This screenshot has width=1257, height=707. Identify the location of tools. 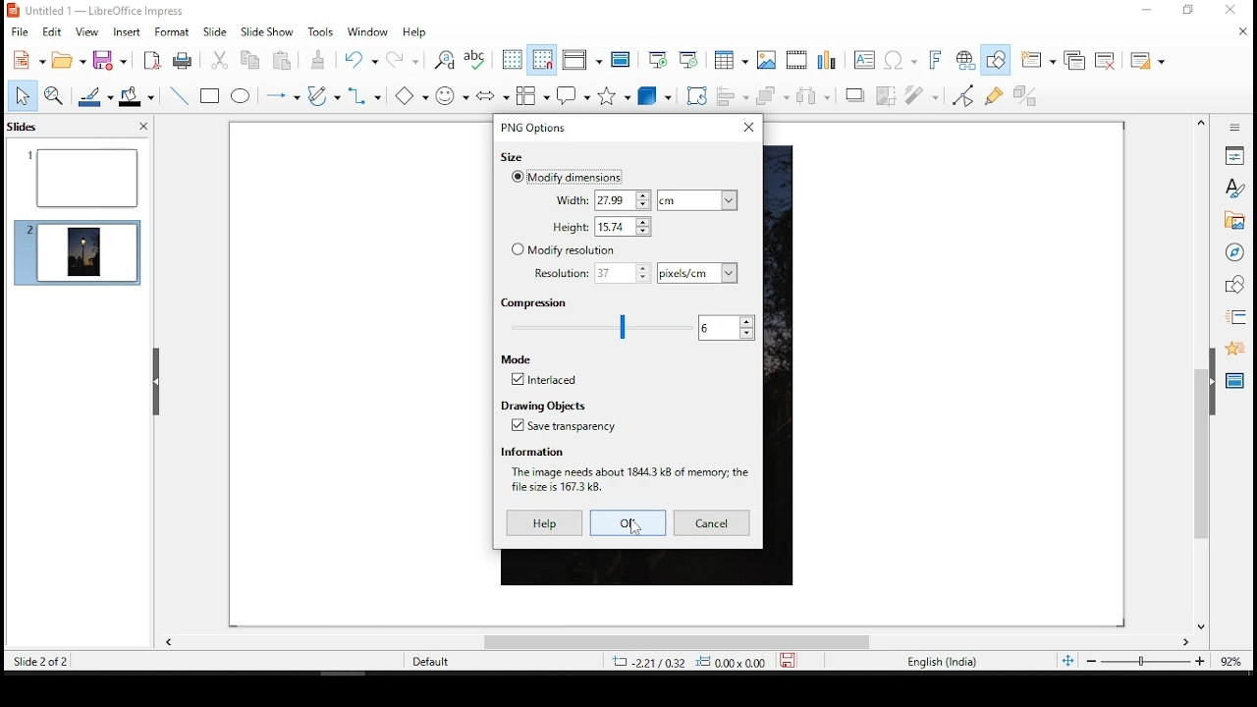
(325, 35).